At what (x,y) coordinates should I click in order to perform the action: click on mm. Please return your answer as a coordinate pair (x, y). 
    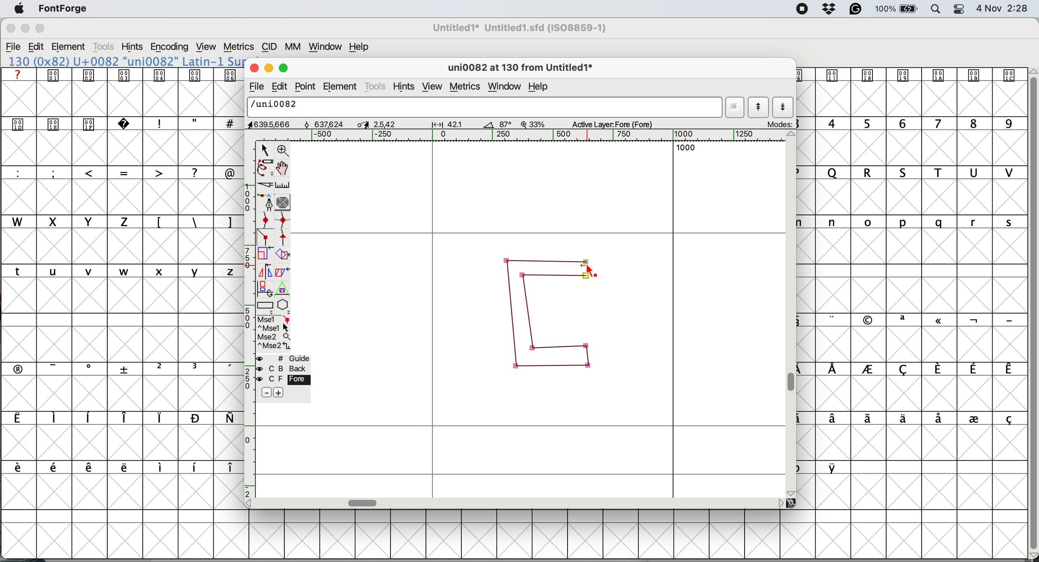
    Looking at the image, I should click on (296, 47).